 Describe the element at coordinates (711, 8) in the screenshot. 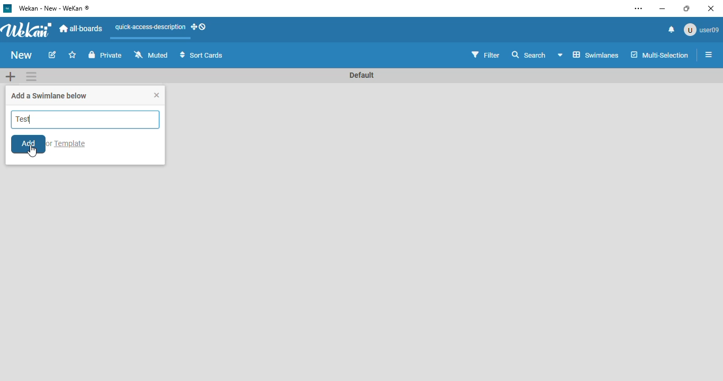

I see `close` at that location.